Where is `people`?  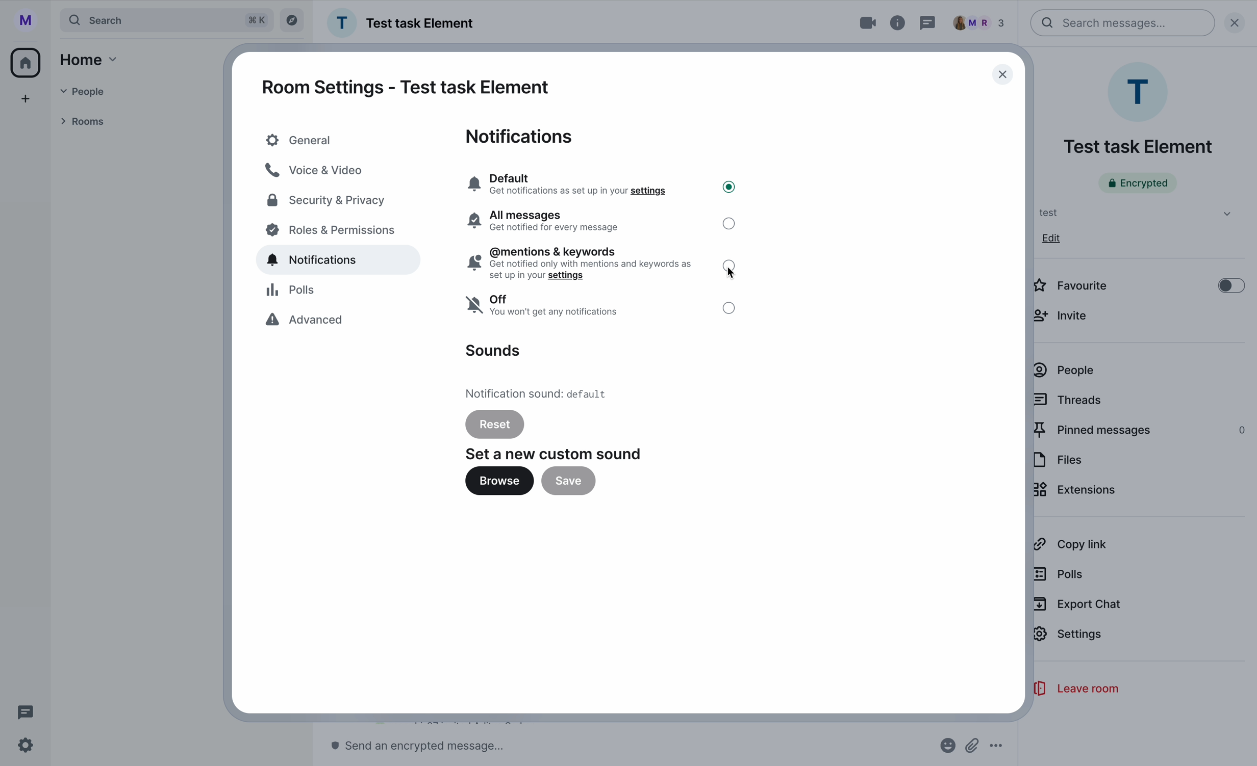
people is located at coordinates (983, 22).